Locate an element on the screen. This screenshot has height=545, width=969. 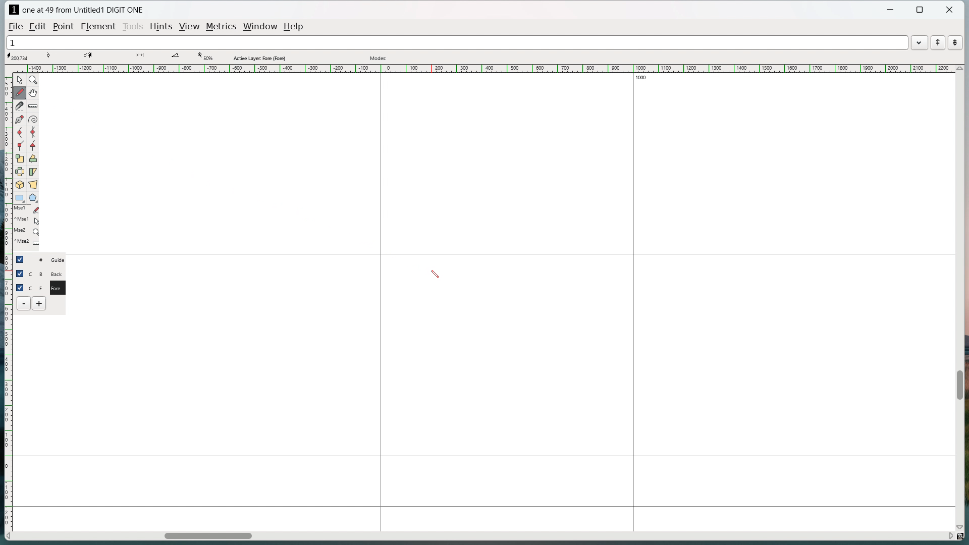
edit is located at coordinates (39, 26).